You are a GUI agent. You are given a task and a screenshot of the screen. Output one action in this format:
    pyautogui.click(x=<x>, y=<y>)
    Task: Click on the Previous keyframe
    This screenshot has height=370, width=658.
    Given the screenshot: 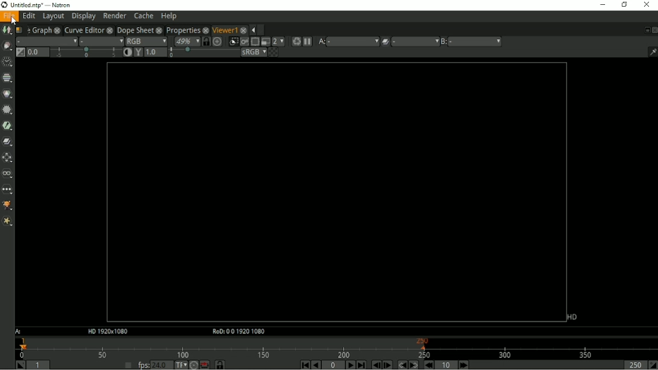 What is the action you would take?
    pyautogui.click(x=401, y=365)
    